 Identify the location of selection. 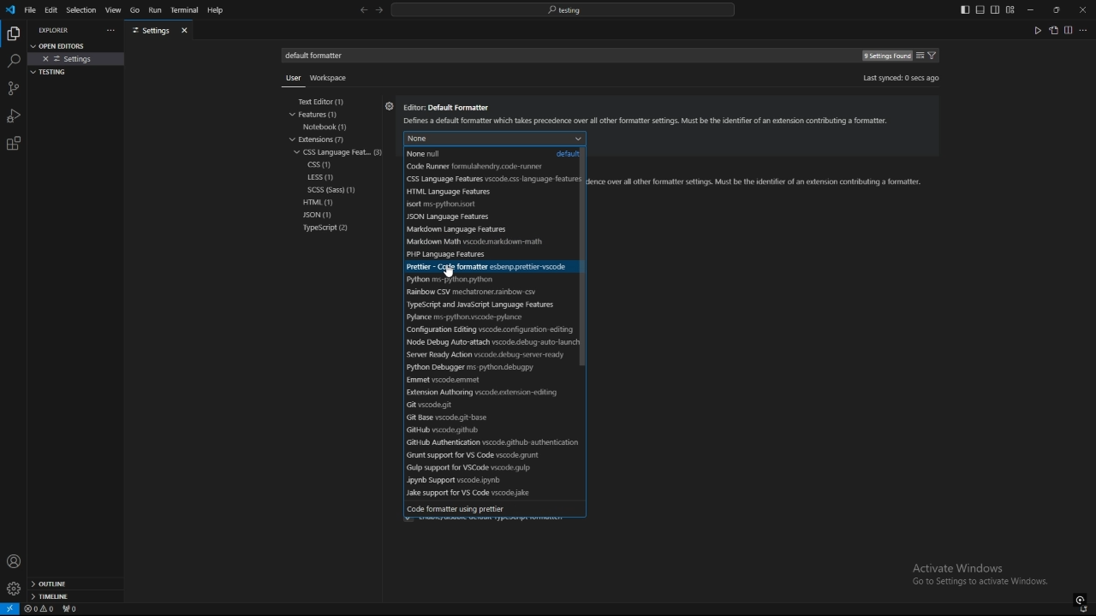
(80, 10).